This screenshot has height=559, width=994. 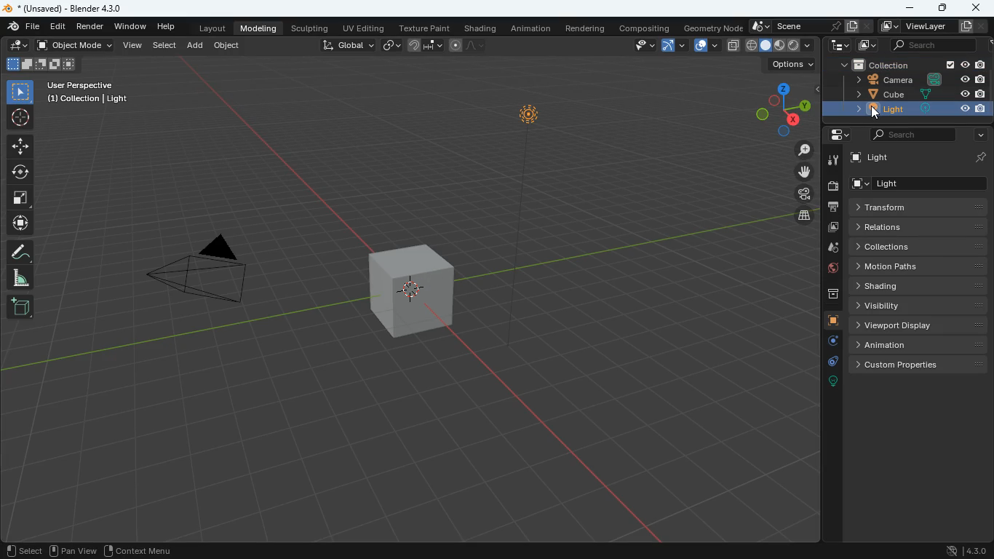 What do you see at coordinates (76, 46) in the screenshot?
I see `object mode` at bounding box center [76, 46].